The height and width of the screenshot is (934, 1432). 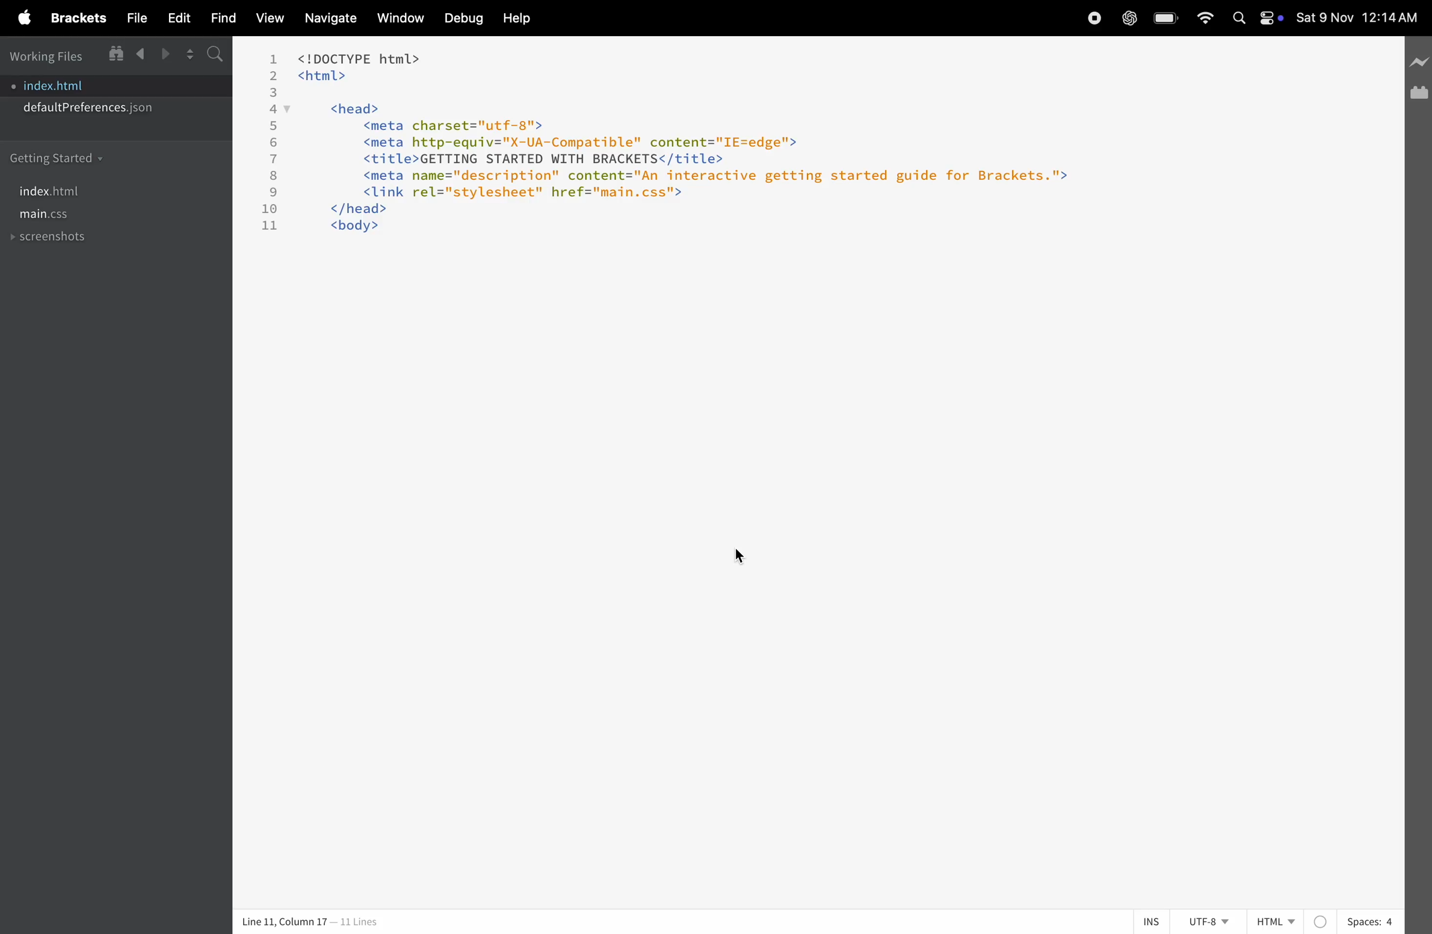 I want to click on line number, so click(x=270, y=149).